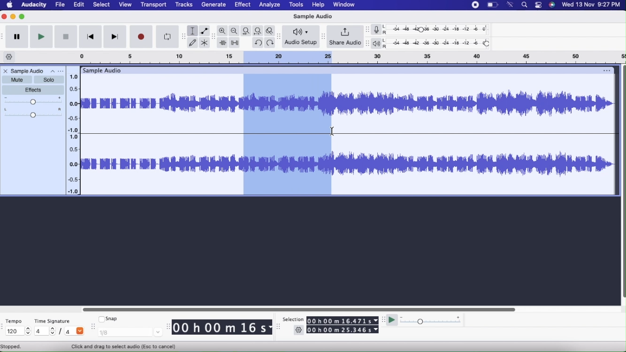 The image size is (626, 352). What do you see at coordinates (5, 72) in the screenshot?
I see `Close` at bounding box center [5, 72].